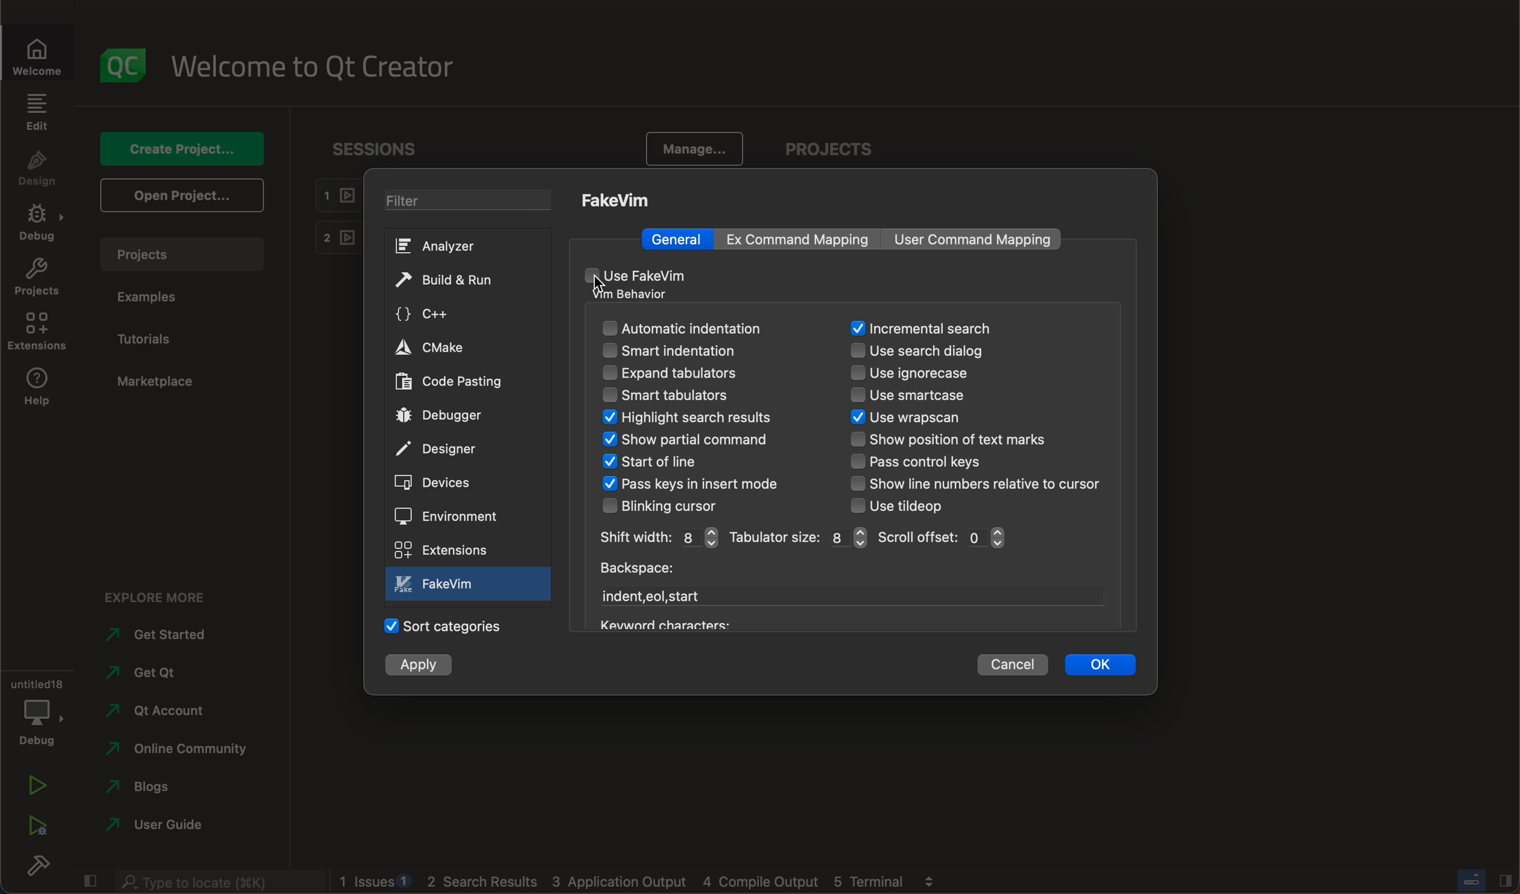 This screenshot has width=1520, height=894. What do you see at coordinates (153, 296) in the screenshot?
I see `examples` at bounding box center [153, 296].